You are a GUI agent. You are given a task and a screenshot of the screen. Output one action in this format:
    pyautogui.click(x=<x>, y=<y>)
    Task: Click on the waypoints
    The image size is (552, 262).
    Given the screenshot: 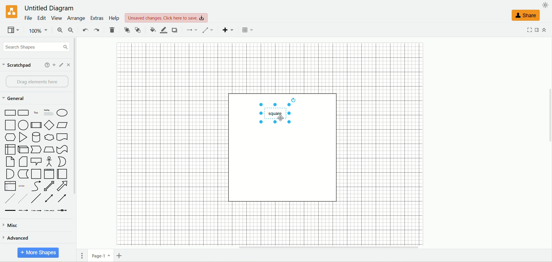 What is the action you would take?
    pyautogui.click(x=210, y=30)
    